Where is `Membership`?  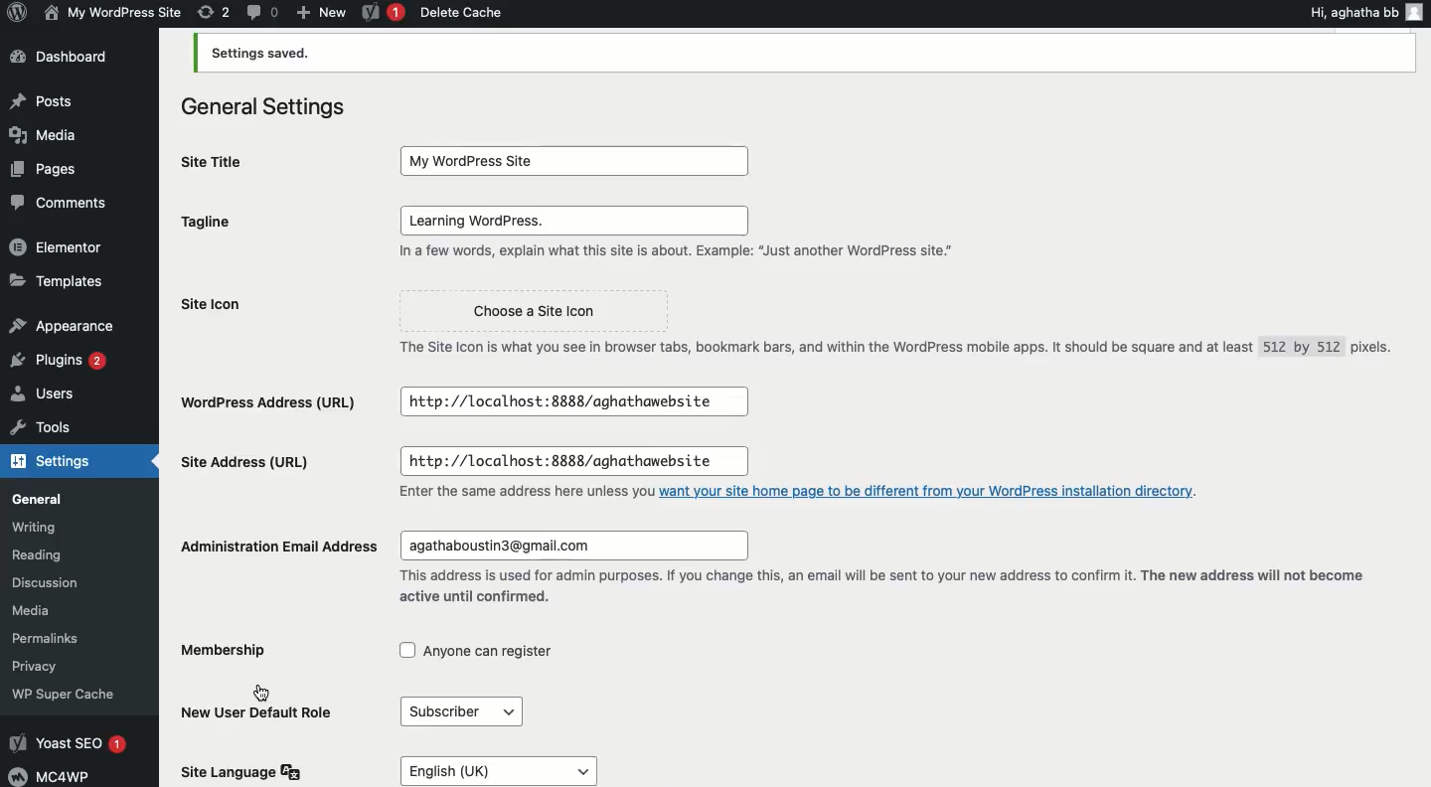 Membership is located at coordinates (227, 650).